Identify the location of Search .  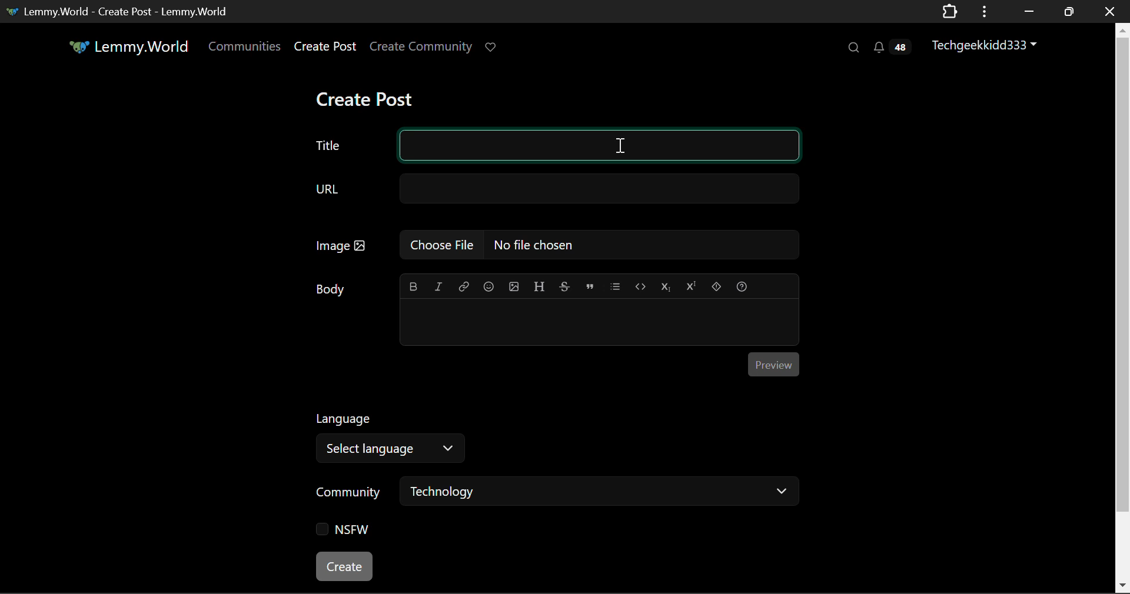
(852, 47).